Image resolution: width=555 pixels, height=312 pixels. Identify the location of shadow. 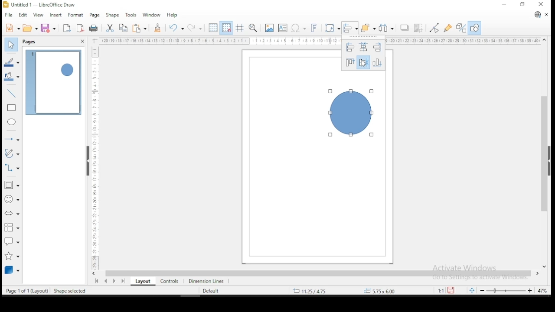
(405, 28).